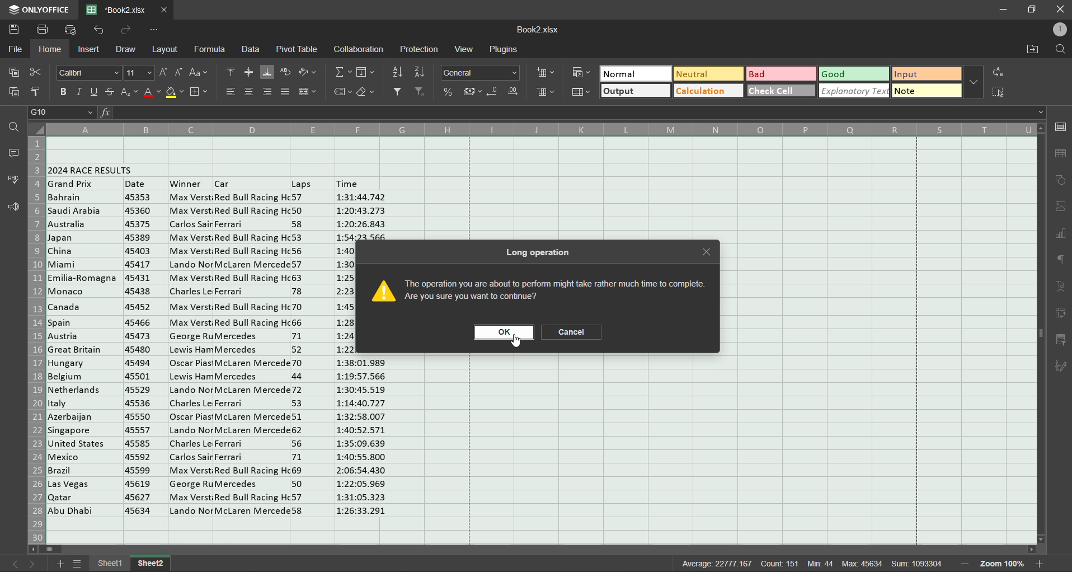 The width and height of the screenshot is (1072, 572). I want to click on insert cells, so click(544, 73).